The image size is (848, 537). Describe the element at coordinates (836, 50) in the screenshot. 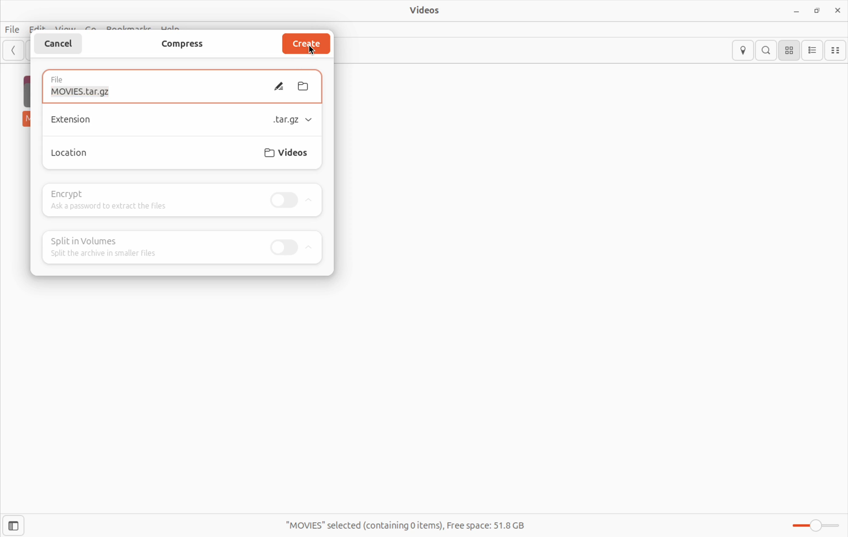

I see `compact view` at that location.